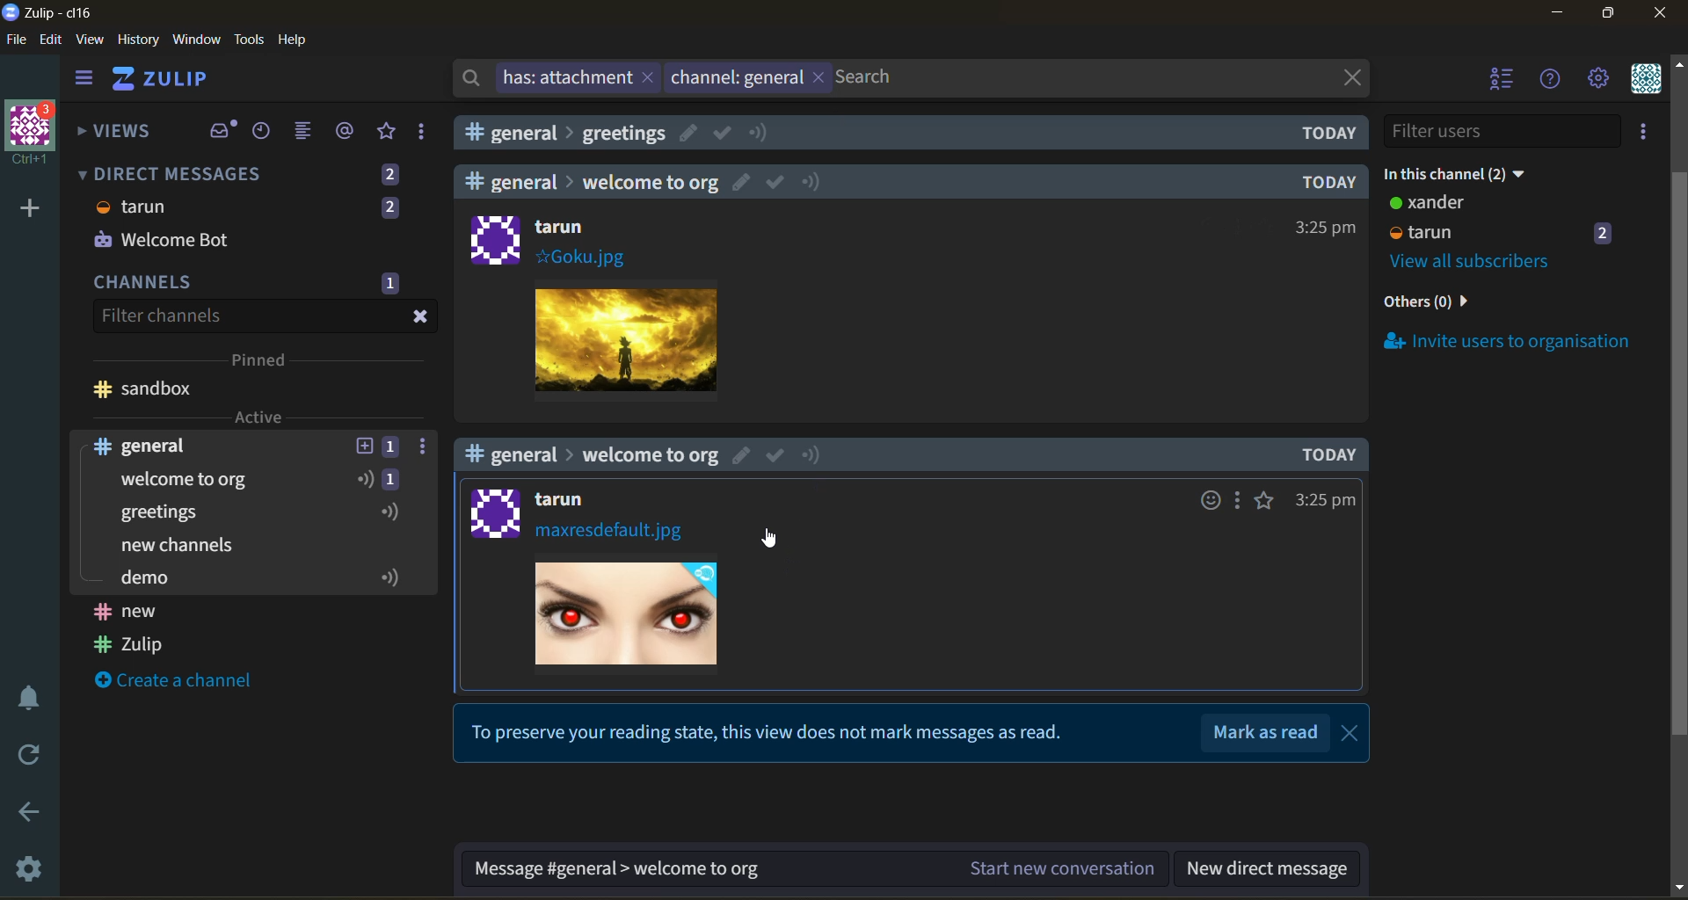 The image size is (1688, 900). What do you see at coordinates (257, 417) in the screenshot?
I see `Active` at bounding box center [257, 417].